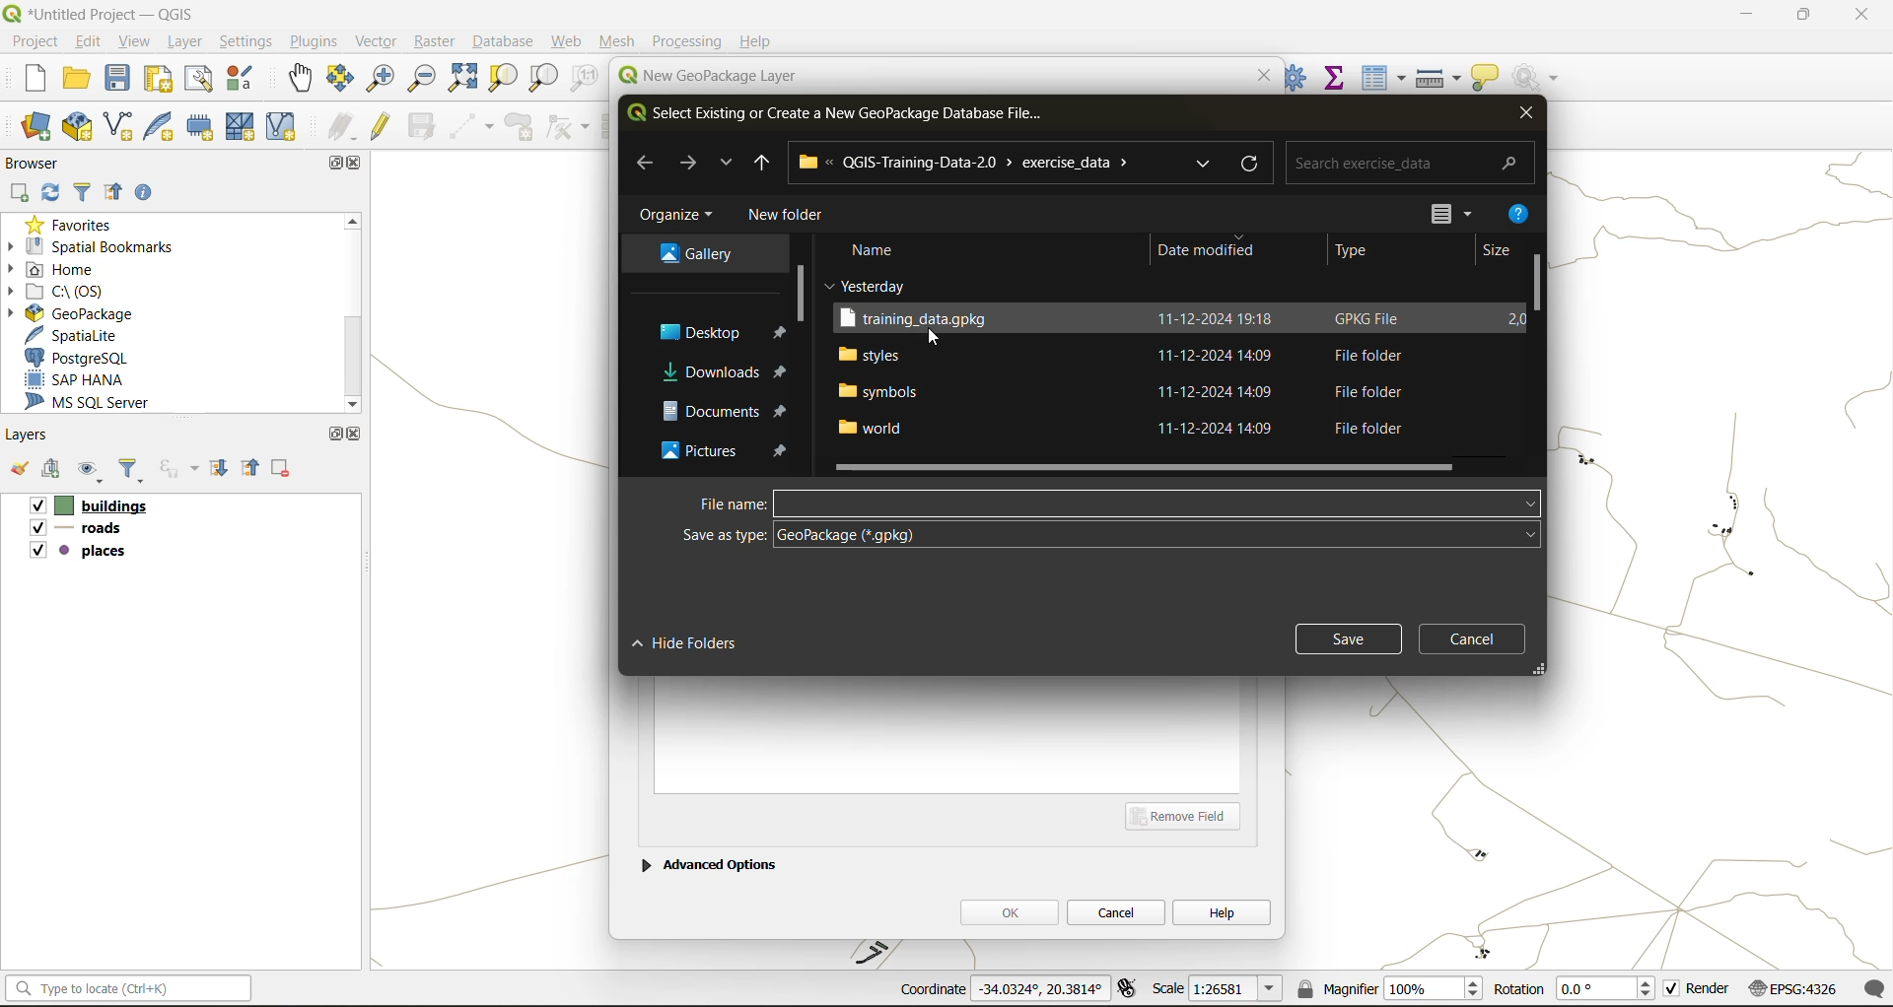 This screenshot has width=1893, height=1007. What do you see at coordinates (202, 128) in the screenshot?
I see `temporary scratch layer` at bounding box center [202, 128].